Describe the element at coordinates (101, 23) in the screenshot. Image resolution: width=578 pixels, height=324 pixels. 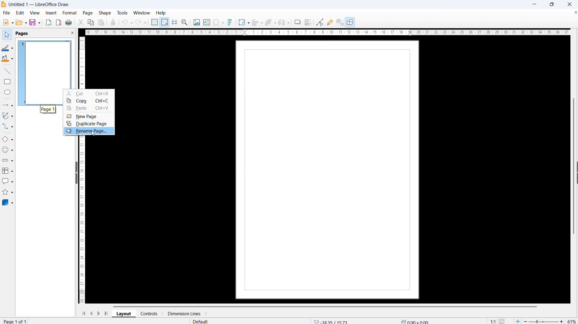
I see `paste` at that location.